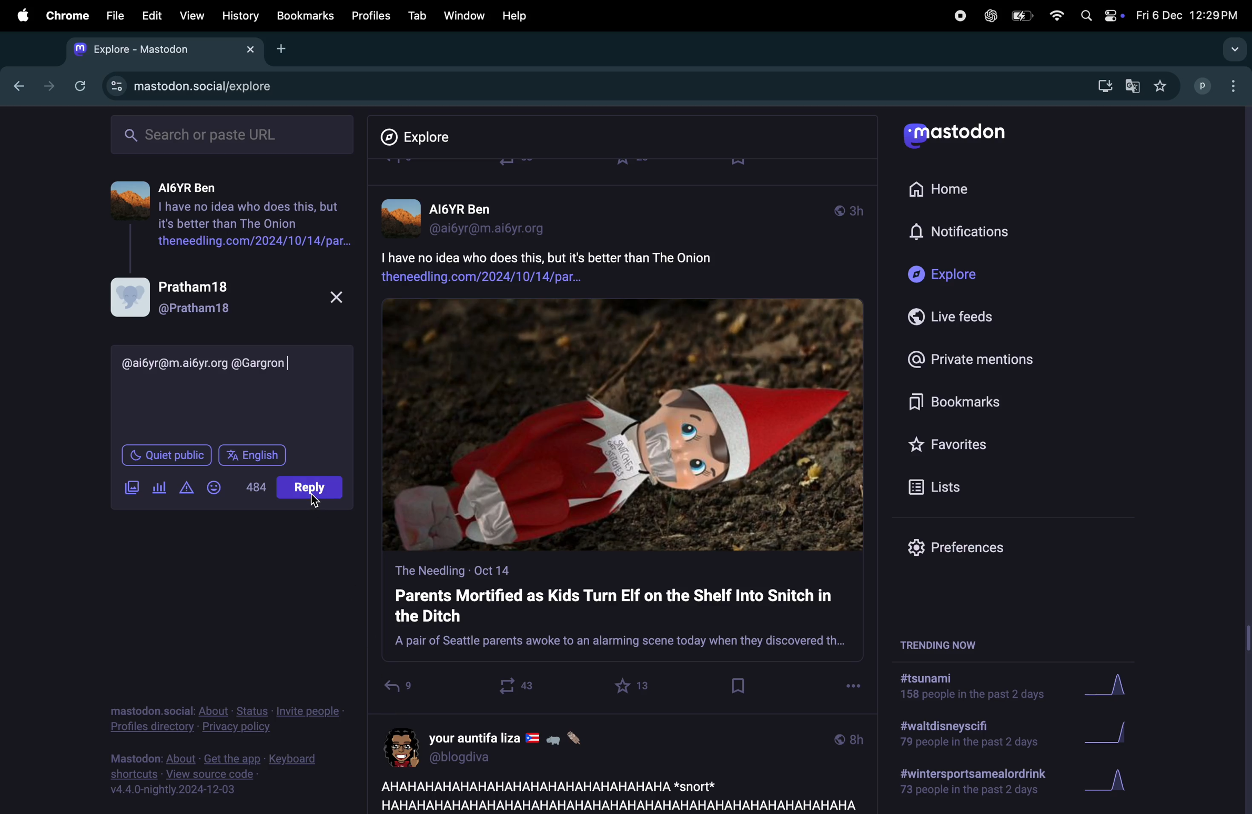 The height and width of the screenshot is (814, 1252). Describe the element at coordinates (282, 48) in the screenshot. I see `add tab` at that location.